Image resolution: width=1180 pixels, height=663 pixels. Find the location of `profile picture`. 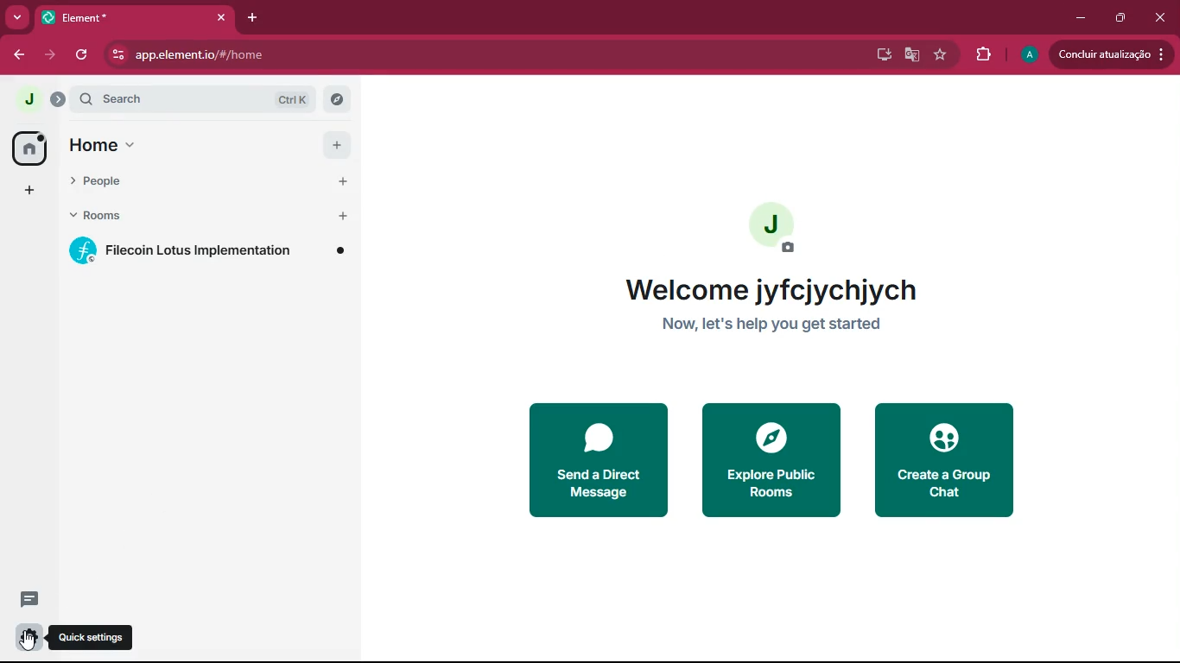

profile picture is located at coordinates (783, 228).